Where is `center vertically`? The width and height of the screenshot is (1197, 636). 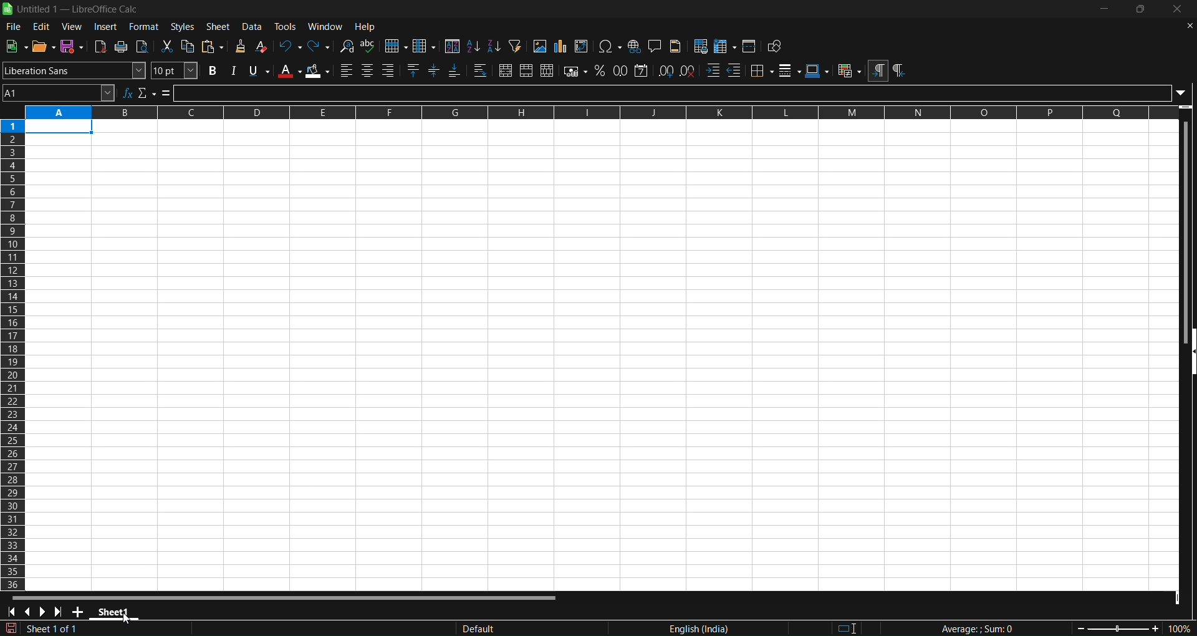 center vertically is located at coordinates (435, 71).